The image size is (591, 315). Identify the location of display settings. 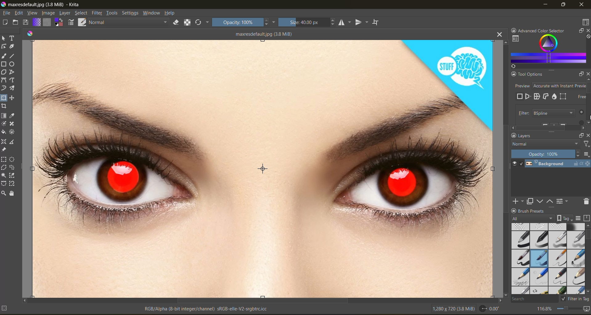
(580, 218).